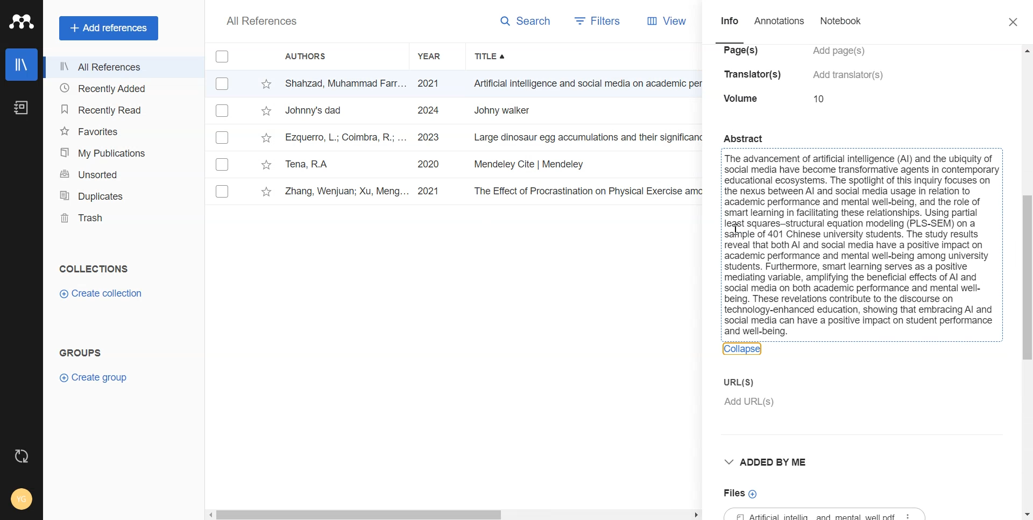 This screenshot has width=1033, height=520. I want to click on Checkmarks, so click(223, 112).